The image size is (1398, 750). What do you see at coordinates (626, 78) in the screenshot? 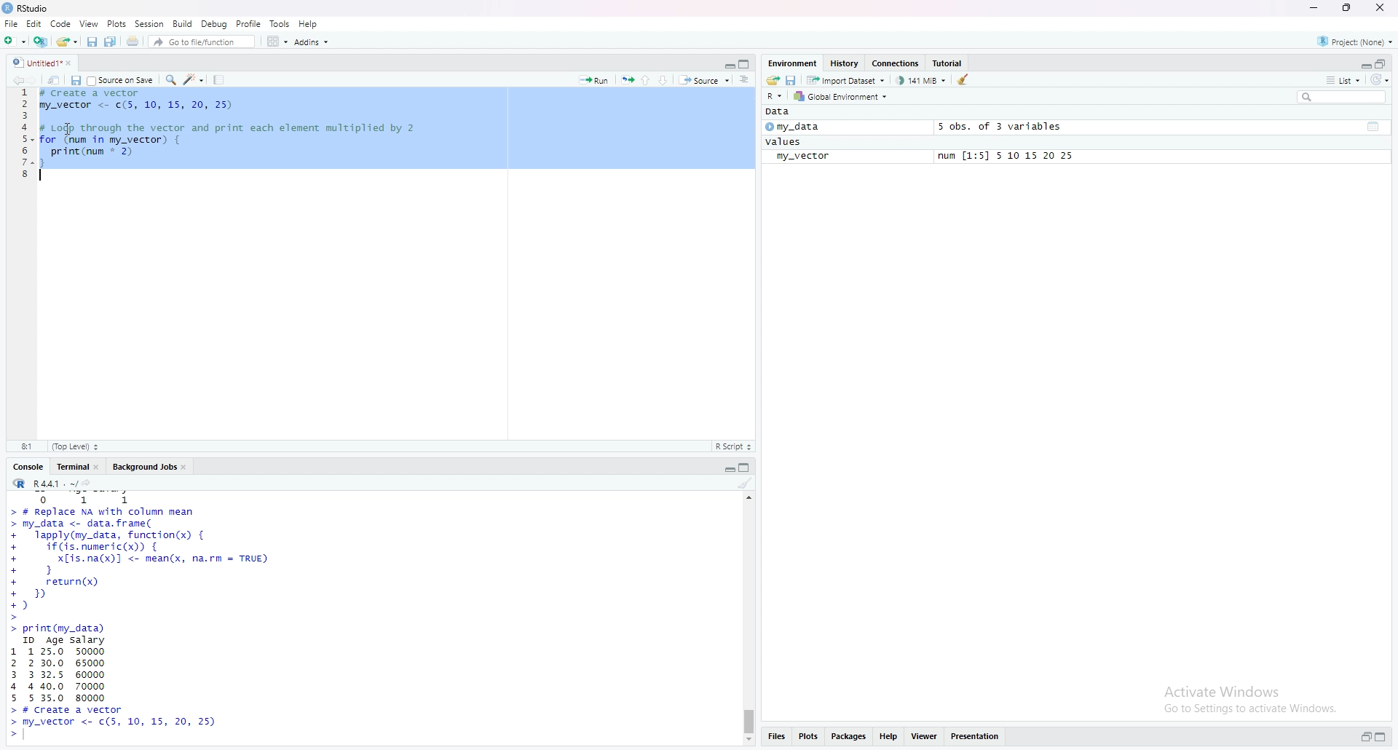
I see `rerun the previous code region` at bounding box center [626, 78].